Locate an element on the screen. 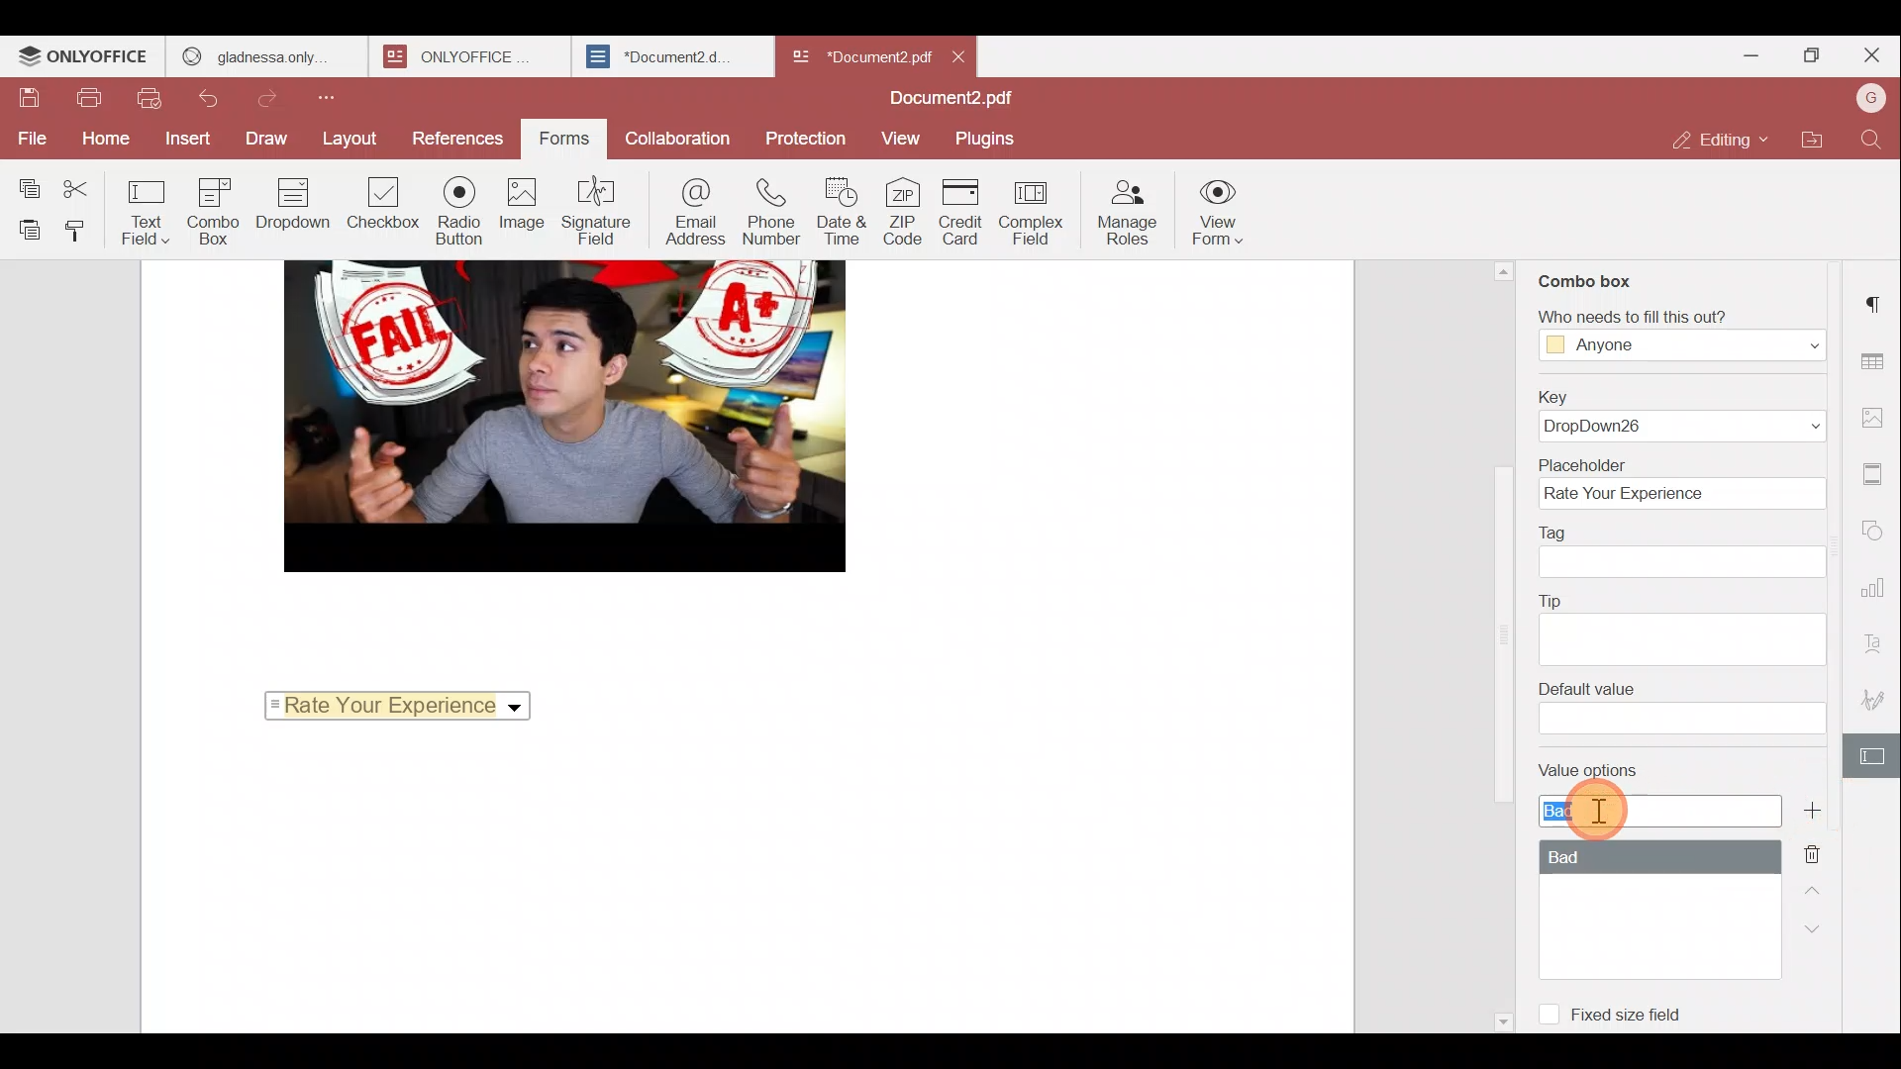 The image size is (1901, 1069). Radio is located at coordinates (459, 212).